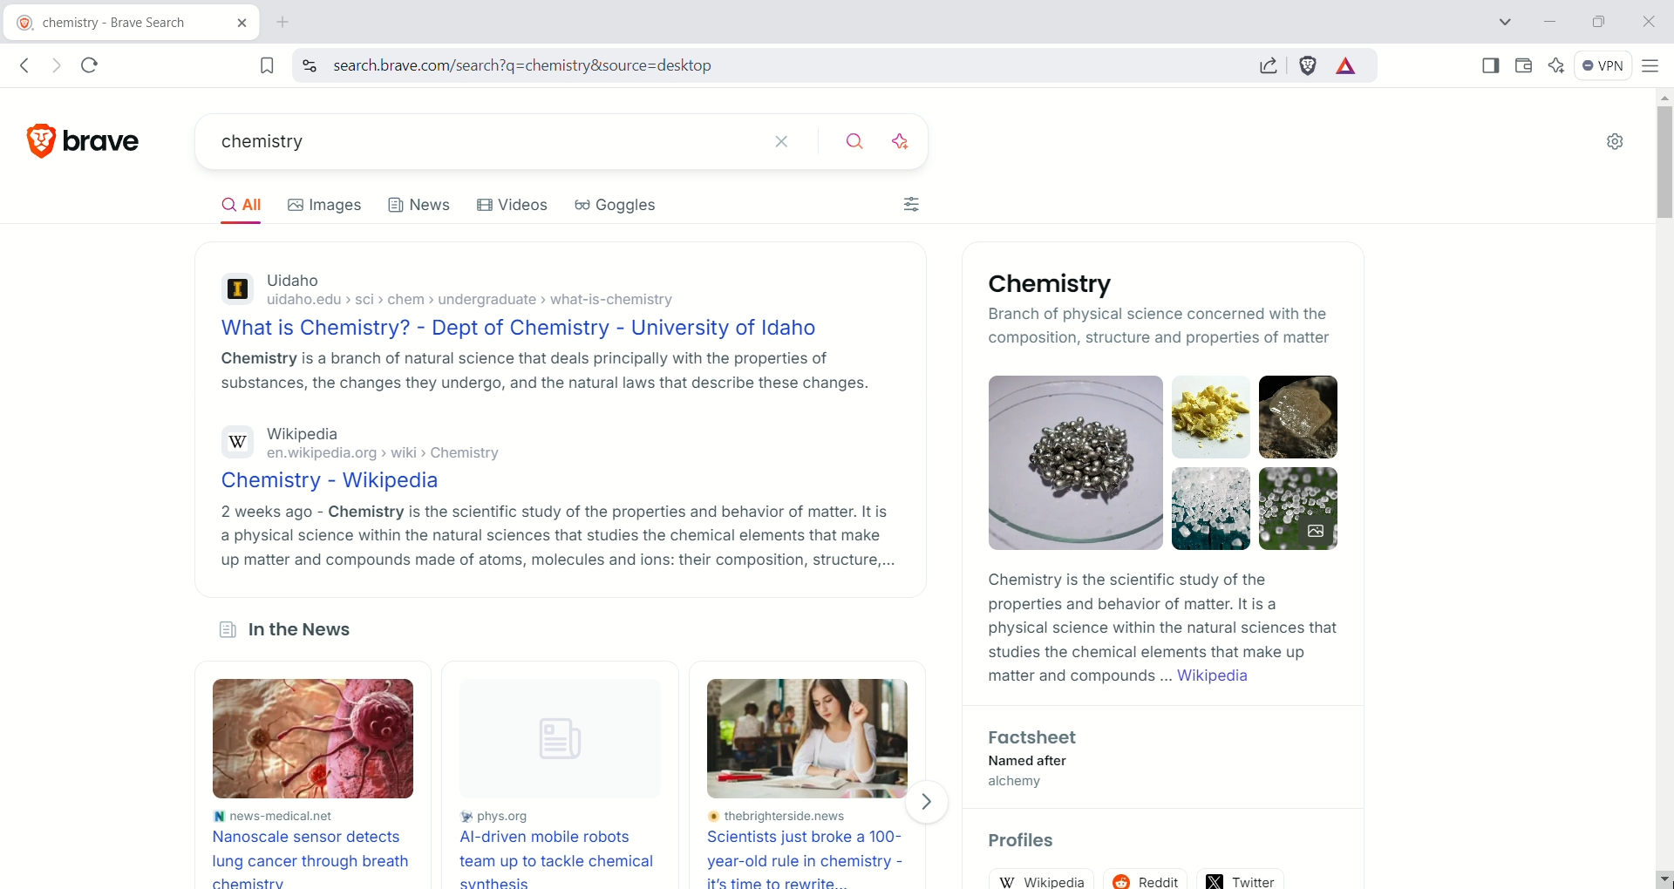  Describe the element at coordinates (1045, 284) in the screenshot. I see `Chemistry` at that location.